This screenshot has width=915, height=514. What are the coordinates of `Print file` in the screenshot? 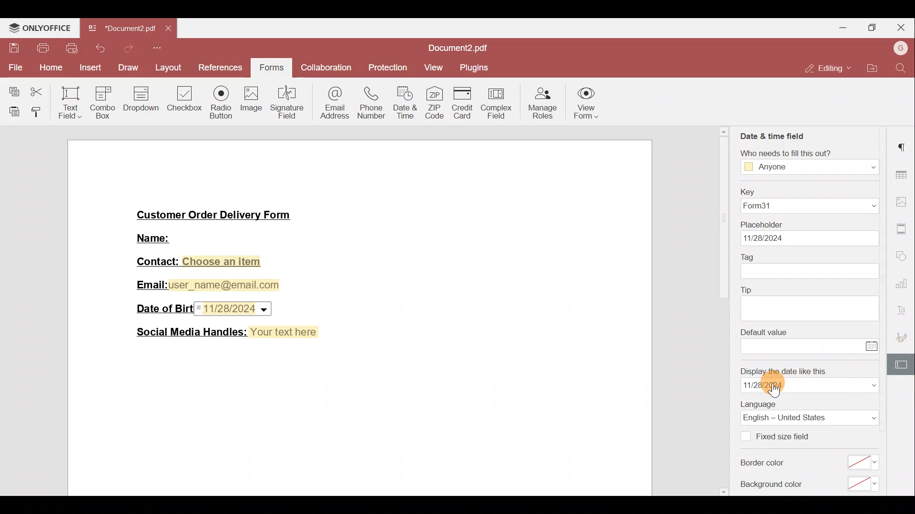 It's located at (40, 49).